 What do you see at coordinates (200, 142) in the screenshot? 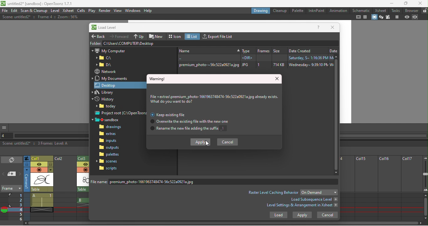
I see `Apply` at bounding box center [200, 142].